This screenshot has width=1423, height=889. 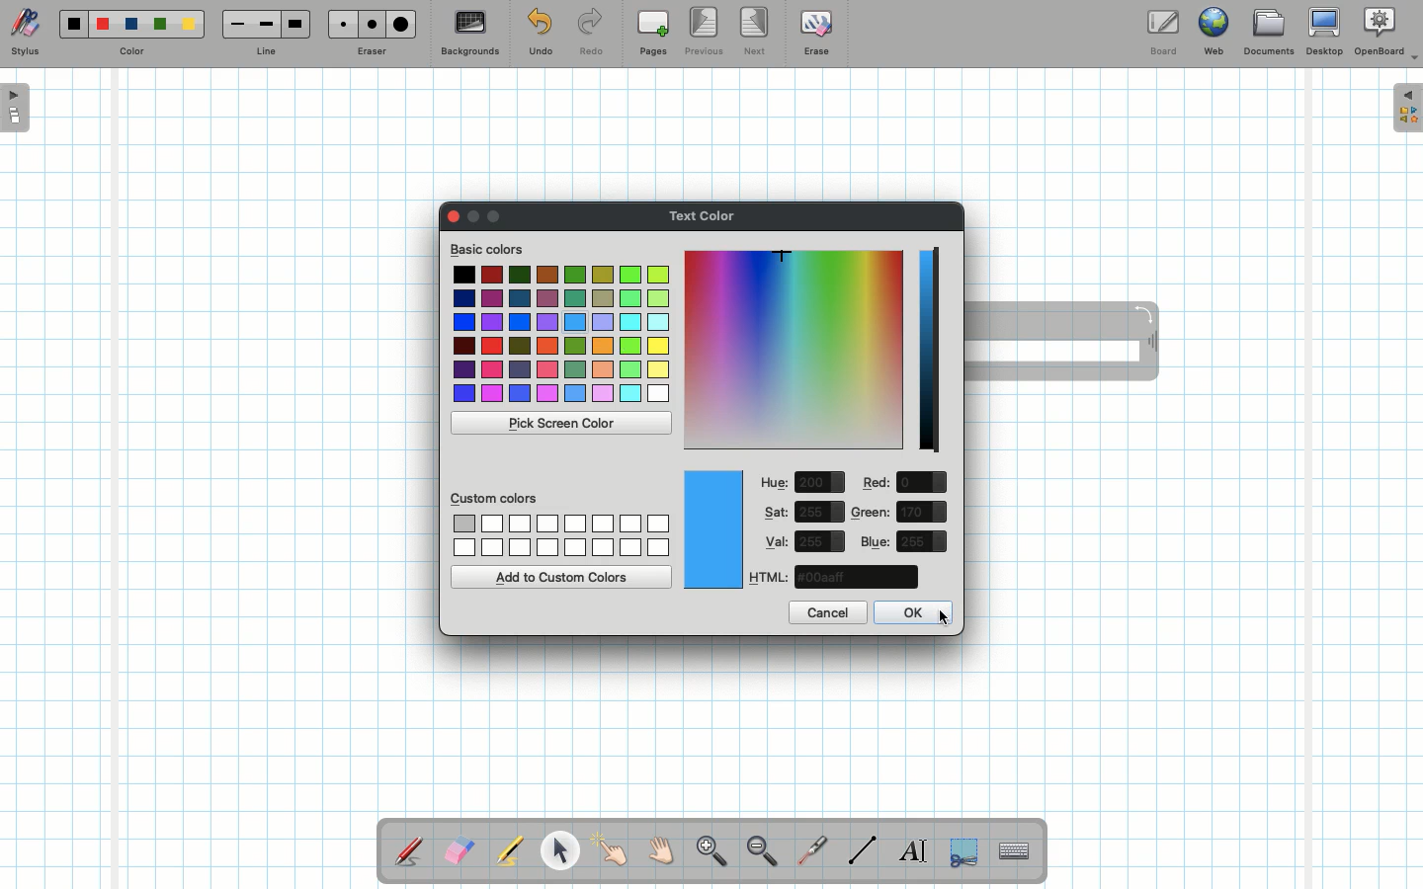 What do you see at coordinates (910, 612) in the screenshot?
I see `OK` at bounding box center [910, 612].